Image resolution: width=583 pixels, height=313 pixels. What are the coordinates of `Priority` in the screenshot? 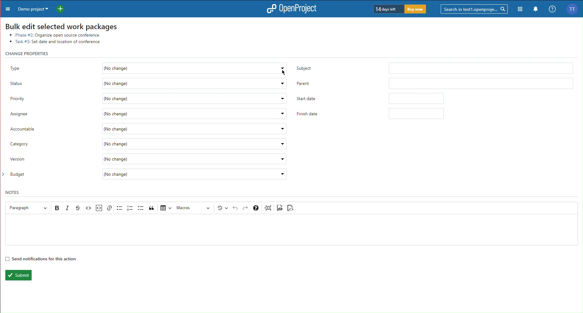 It's located at (145, 99).